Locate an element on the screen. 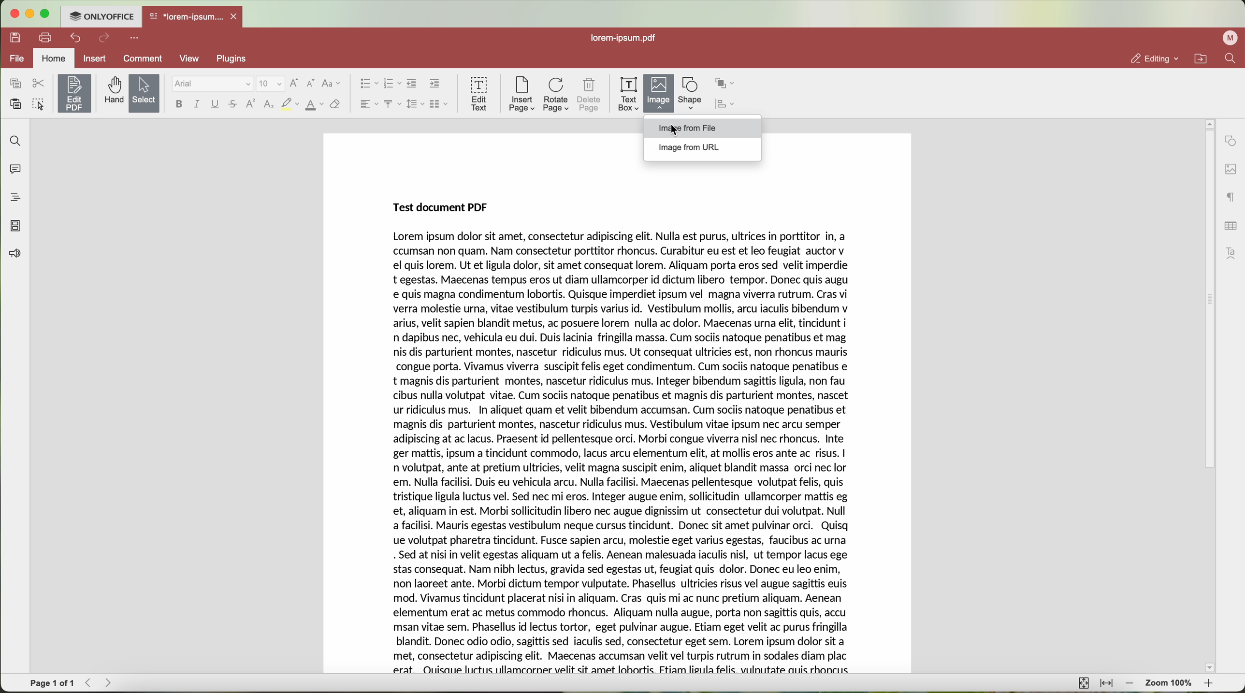 The height and width of the screenshot is (693, 1245). fit to page is located at coordinates (1082, 682).